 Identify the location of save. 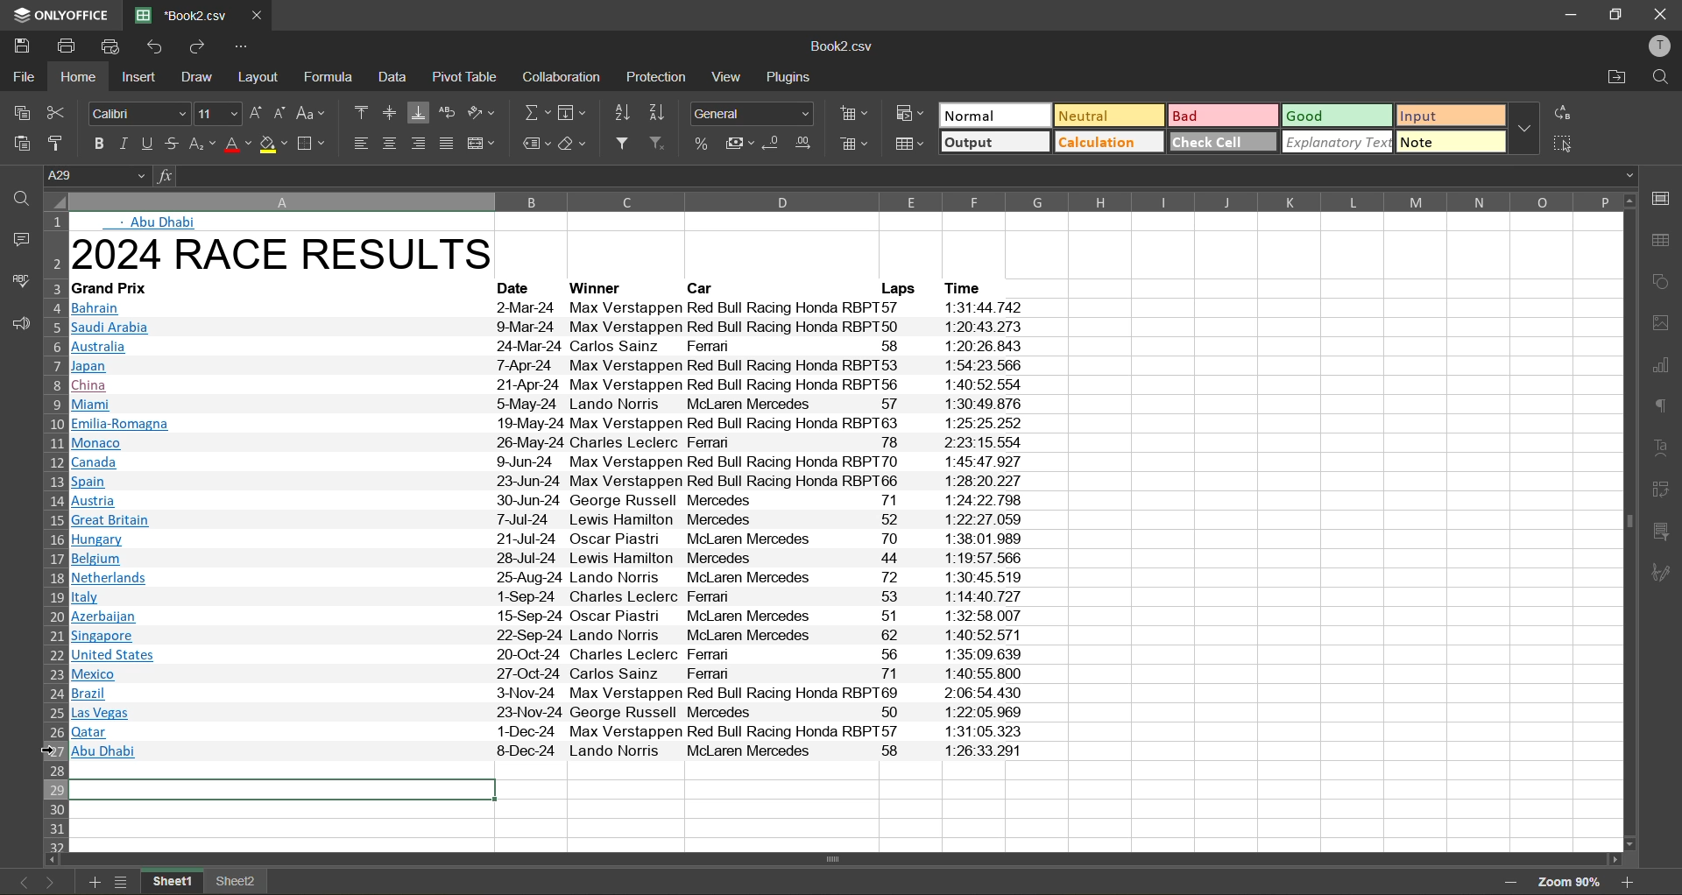
(22, 45).